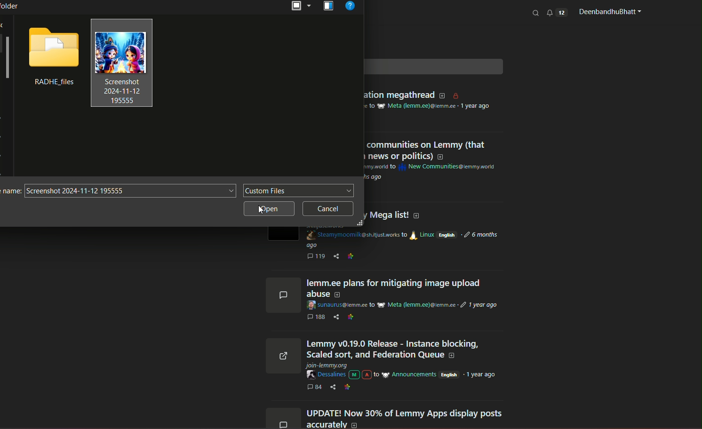  I want to click on image file, so click(122, 64).